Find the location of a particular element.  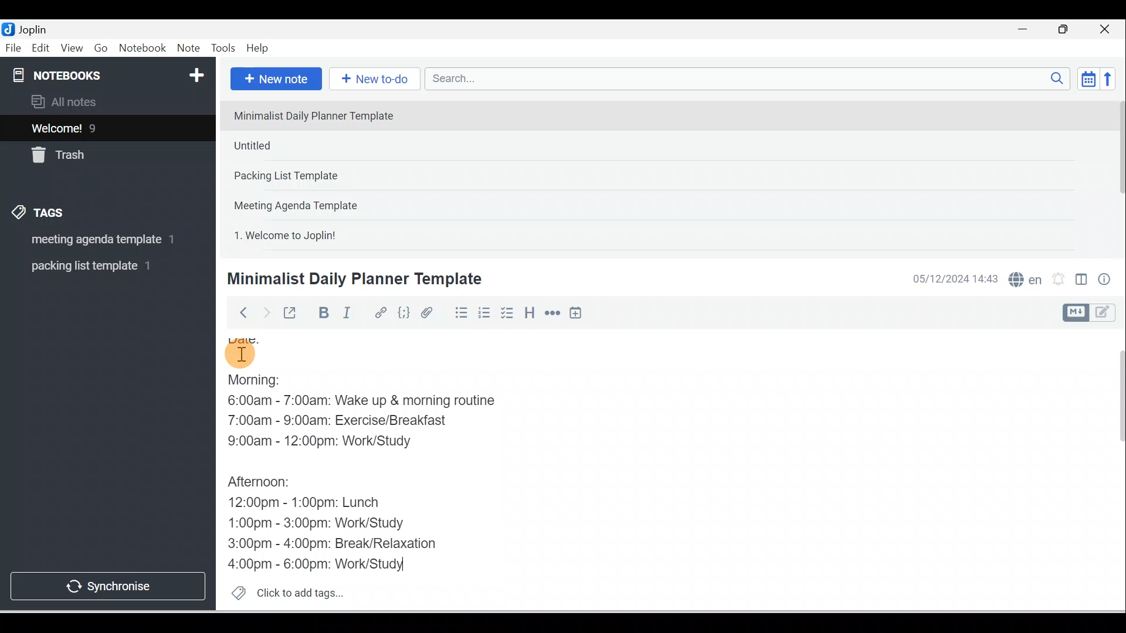

12:00pm - 1:00pm: Lunch is located at coordinates (320, 502).